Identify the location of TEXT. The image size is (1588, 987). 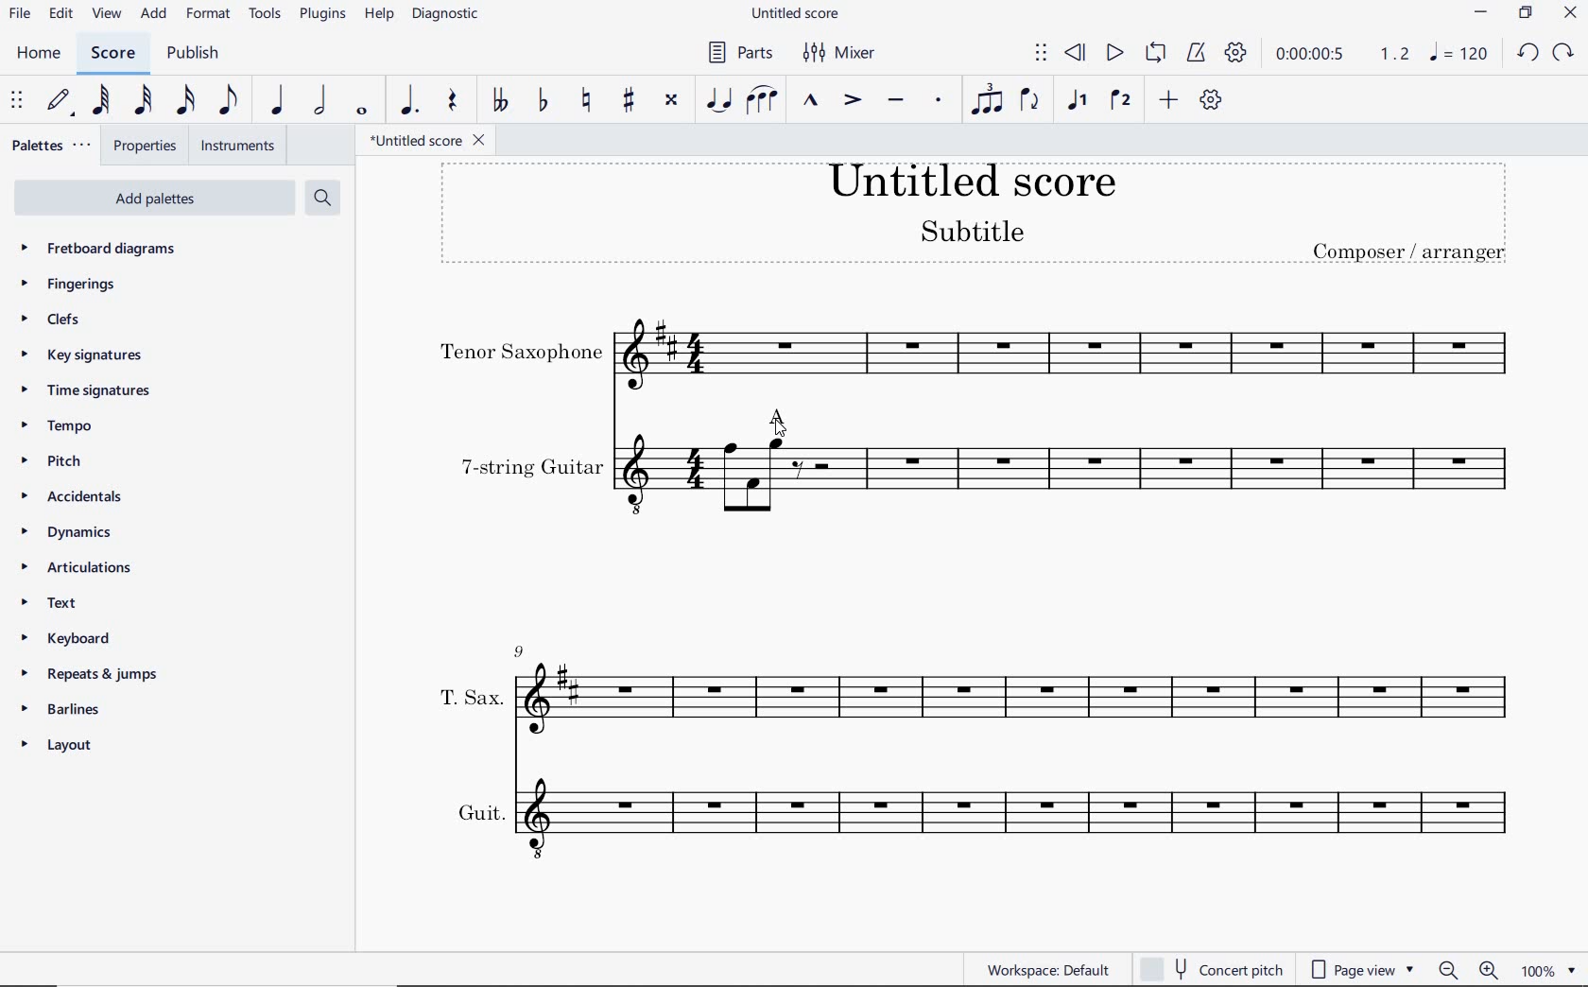
(61, 603).